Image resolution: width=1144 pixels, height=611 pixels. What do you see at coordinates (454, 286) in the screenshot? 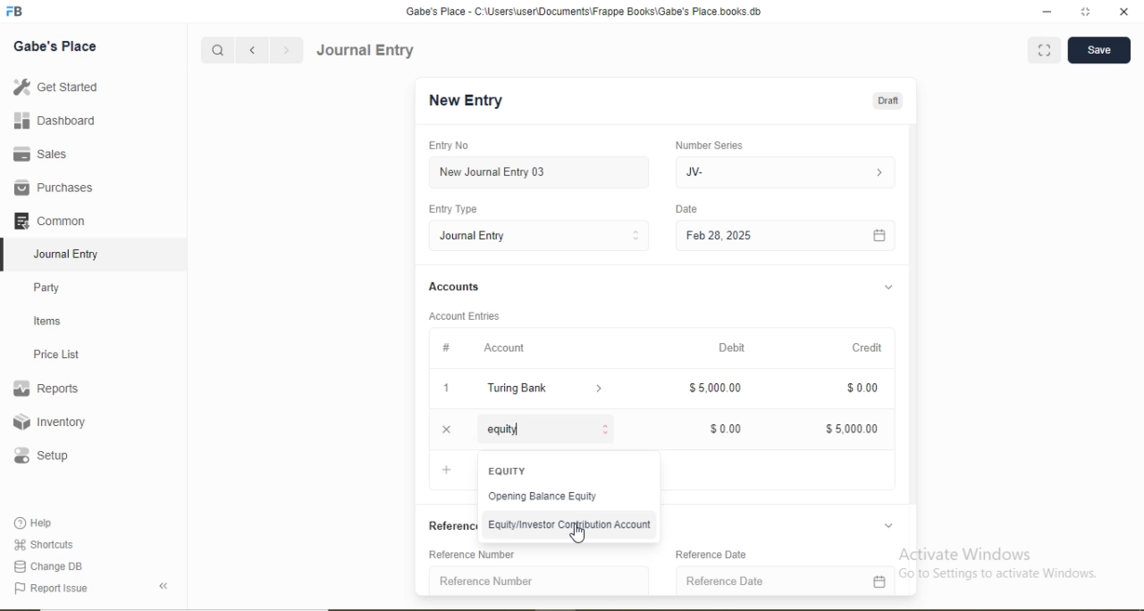
I see `Accounts` at bounding box center [454, 286].